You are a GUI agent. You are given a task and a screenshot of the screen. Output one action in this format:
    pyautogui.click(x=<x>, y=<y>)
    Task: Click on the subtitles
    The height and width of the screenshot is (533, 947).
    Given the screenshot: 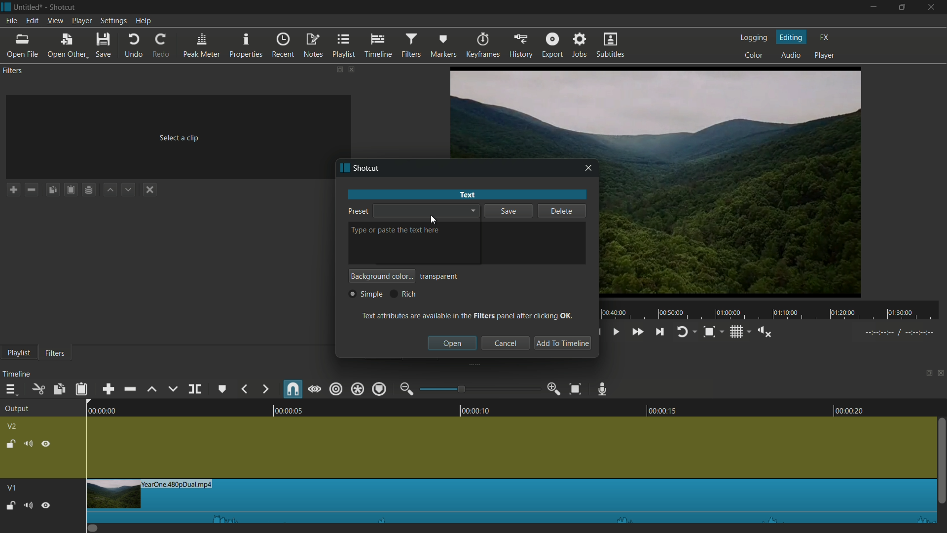 What is the action you would take?
    pyautogui.click(x=612, y=46)
    